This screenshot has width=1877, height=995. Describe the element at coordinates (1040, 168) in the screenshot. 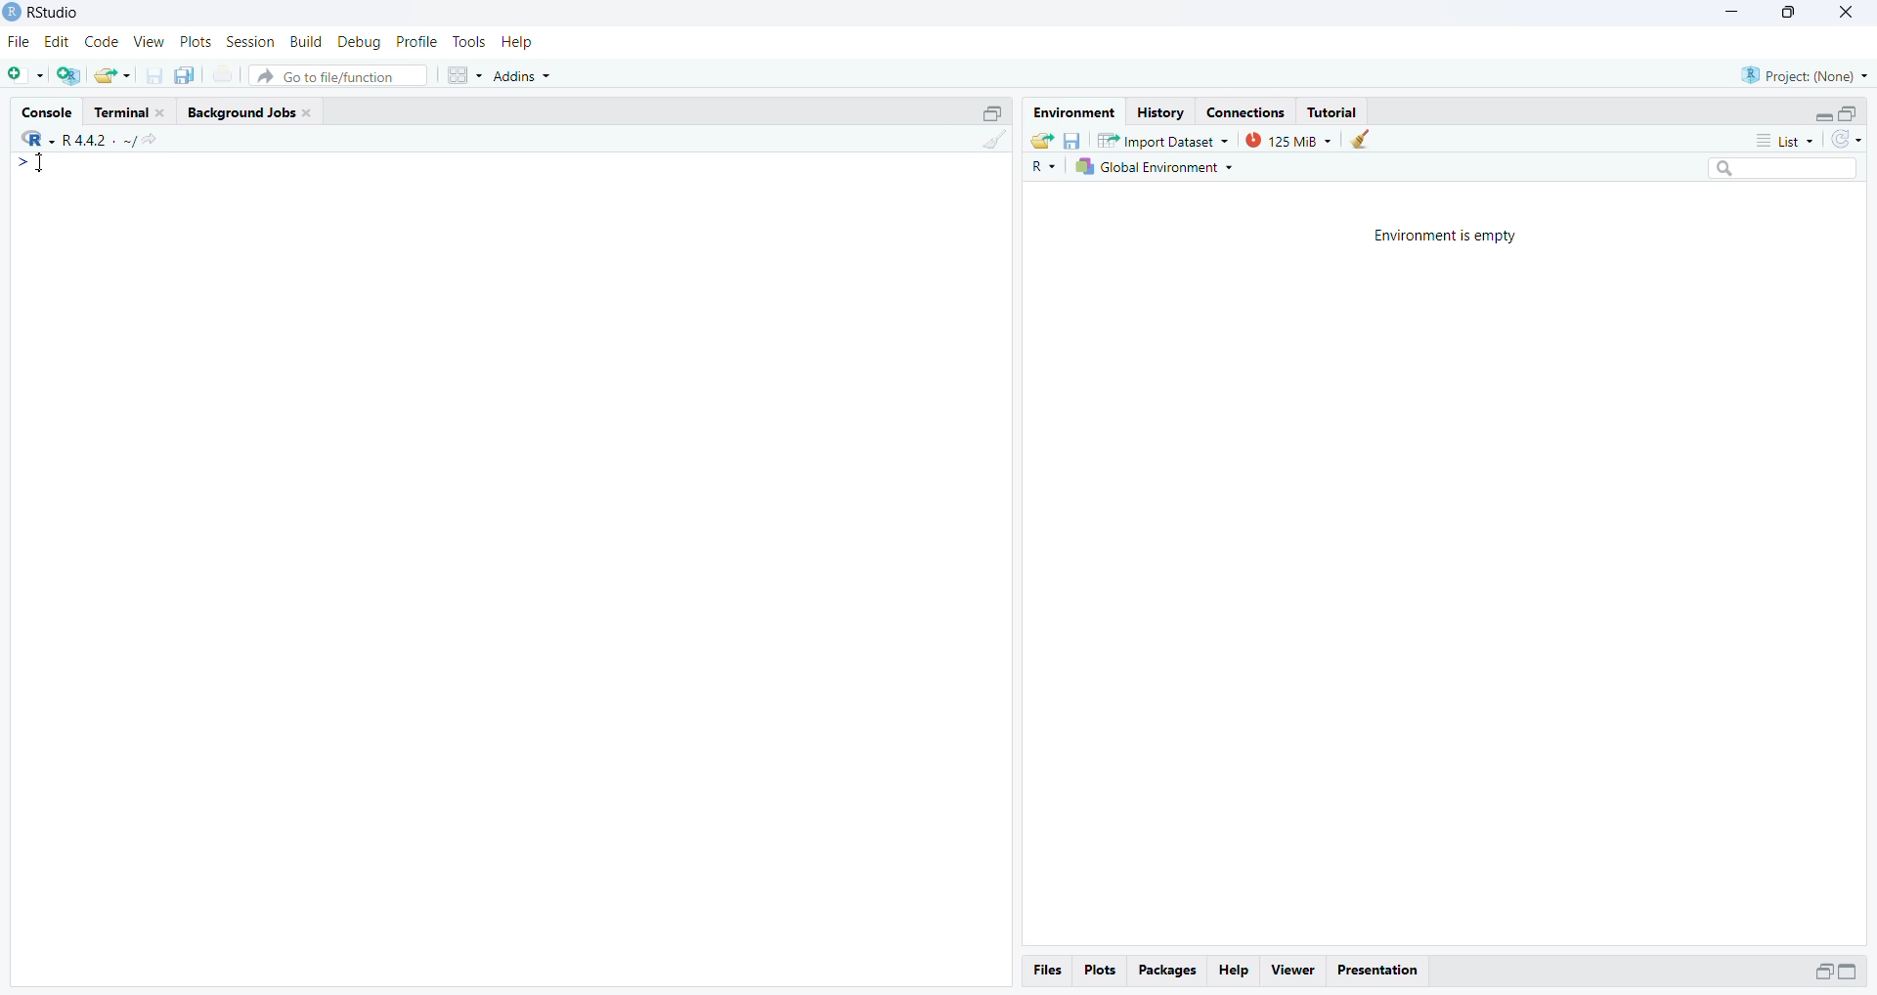

I see `R` at that location.